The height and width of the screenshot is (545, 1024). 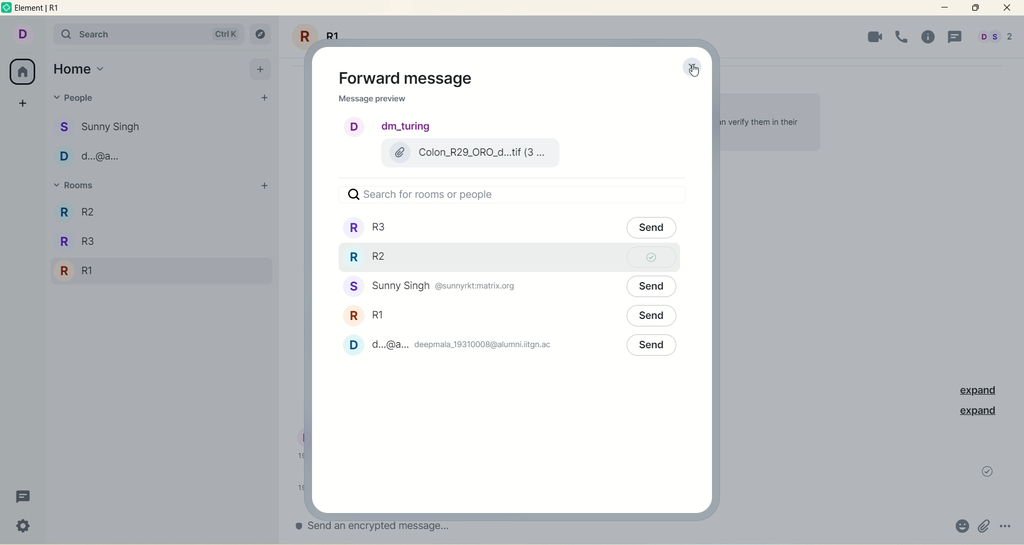 What do you see at coordinates (82, 187) in the screenshot?
I see `rooms` at bounding box center [82, 187].